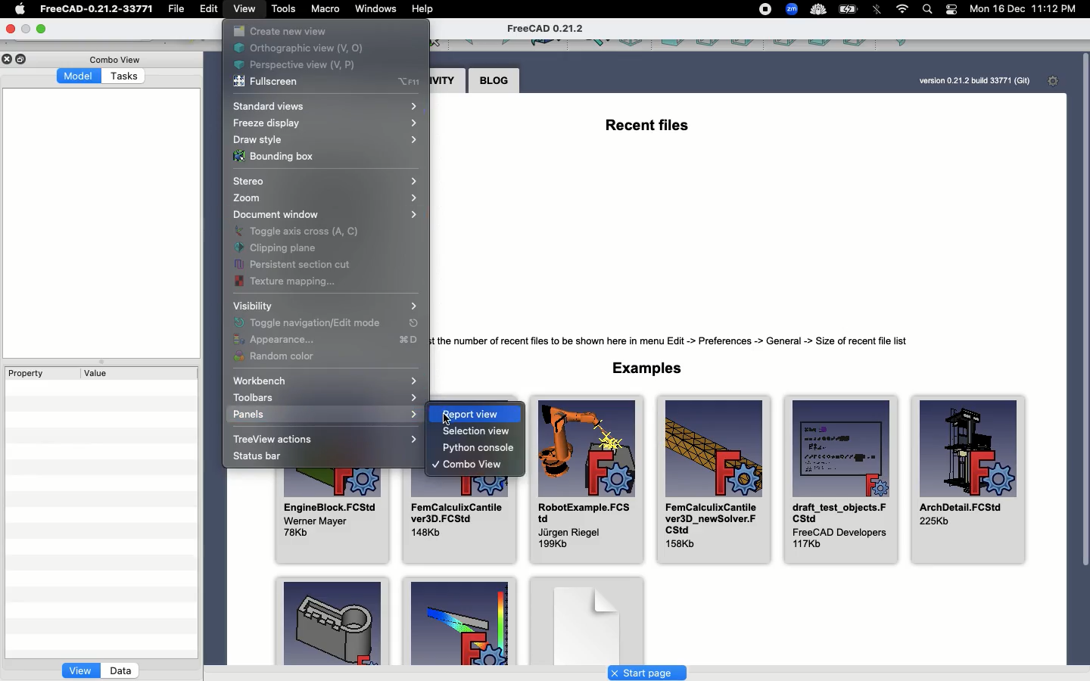 This screenshot has width=1090, height=681. Describe the element at coordinates (877, 12) in the screenshot. I see `Bluetooth` at that location.